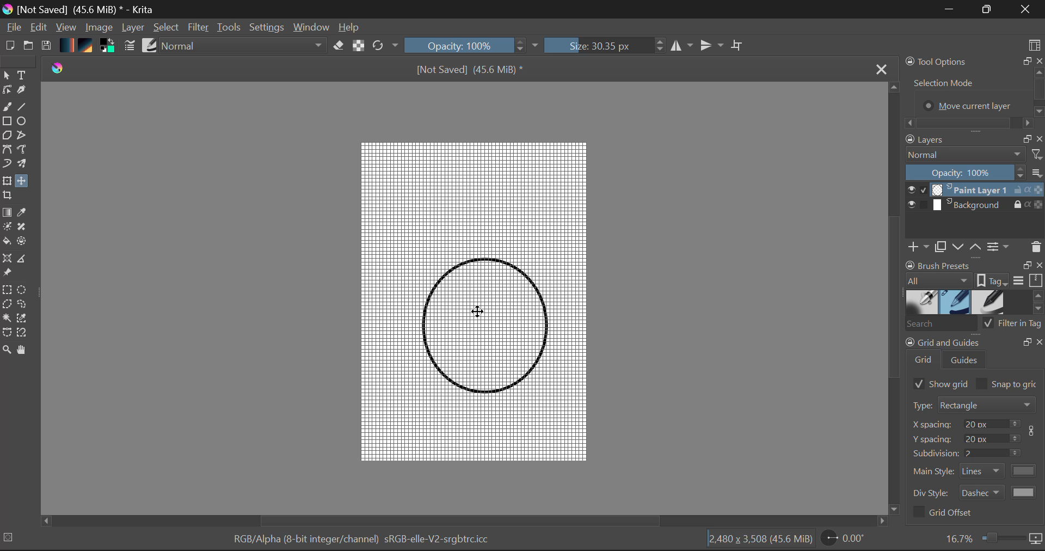 This screenshot has height=551, width=1045. What do you see at coordinates (24, 319) in the screenshot?
I see `Similar Color Selector` at bounding box center [24, 319].